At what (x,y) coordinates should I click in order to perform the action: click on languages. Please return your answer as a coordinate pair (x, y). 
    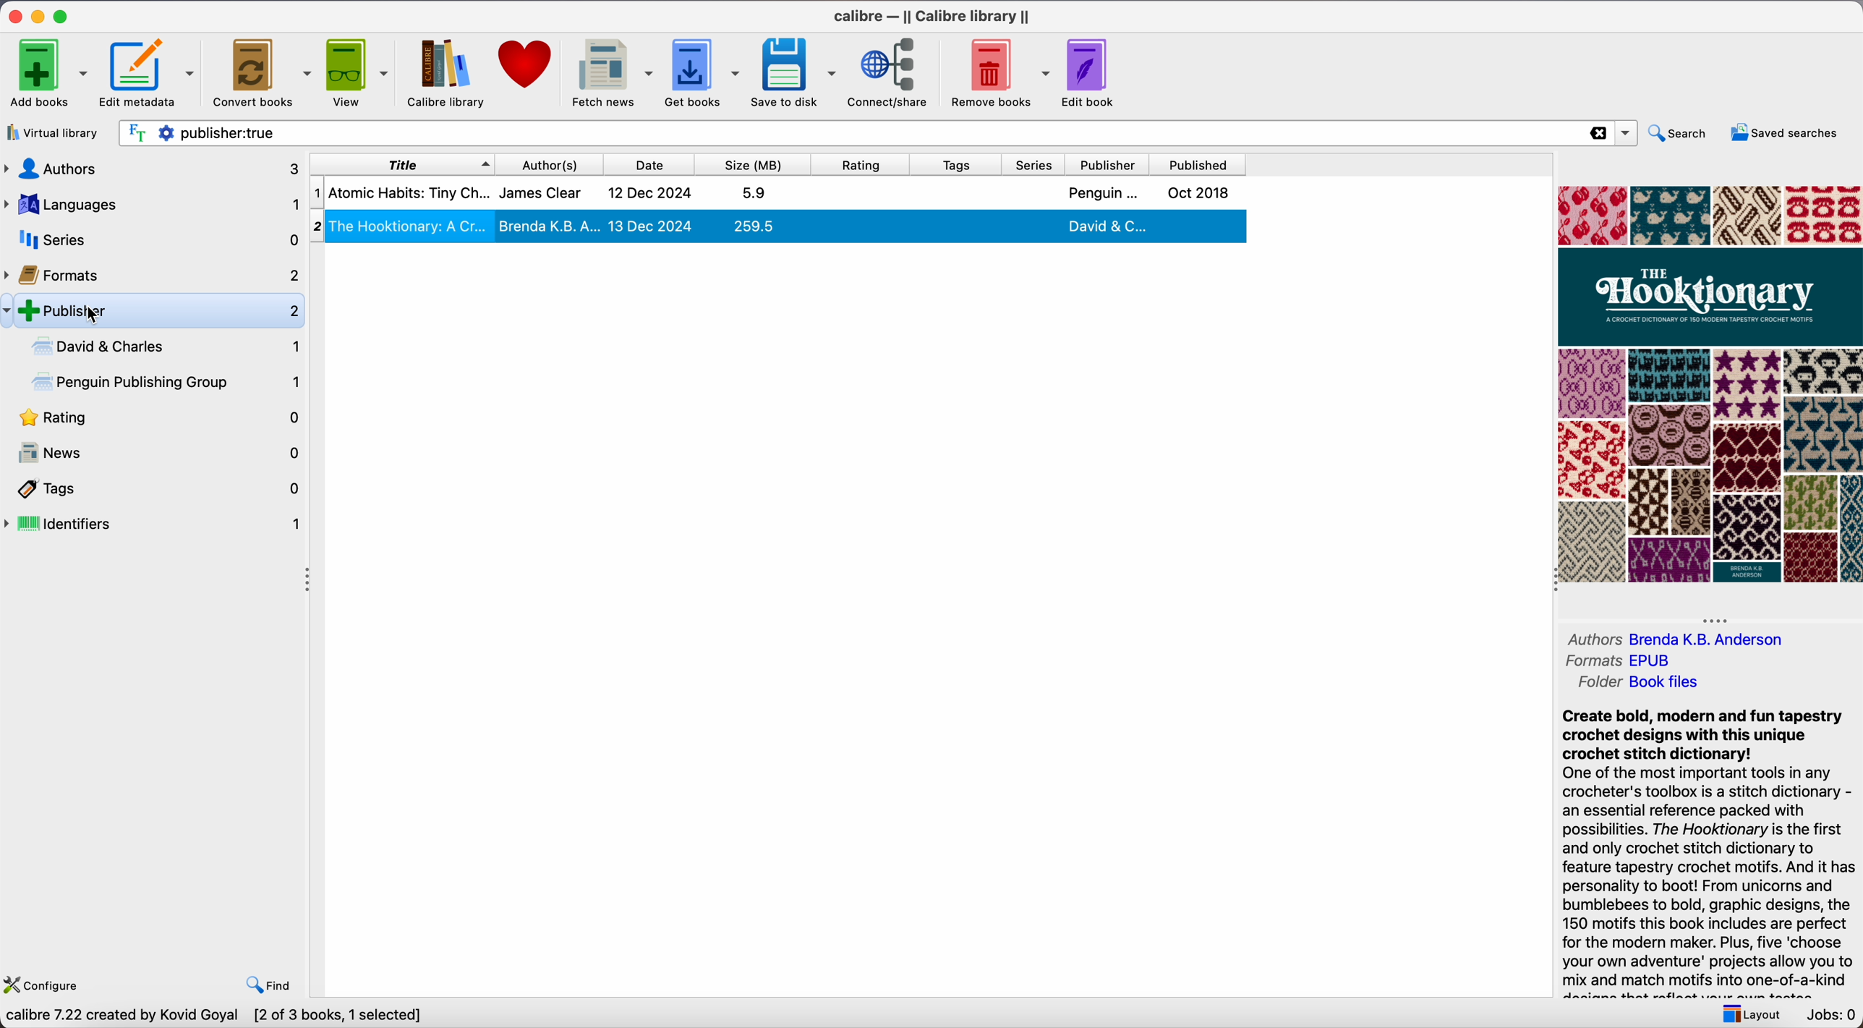
    Looking at the image, I should click on (150, 205).